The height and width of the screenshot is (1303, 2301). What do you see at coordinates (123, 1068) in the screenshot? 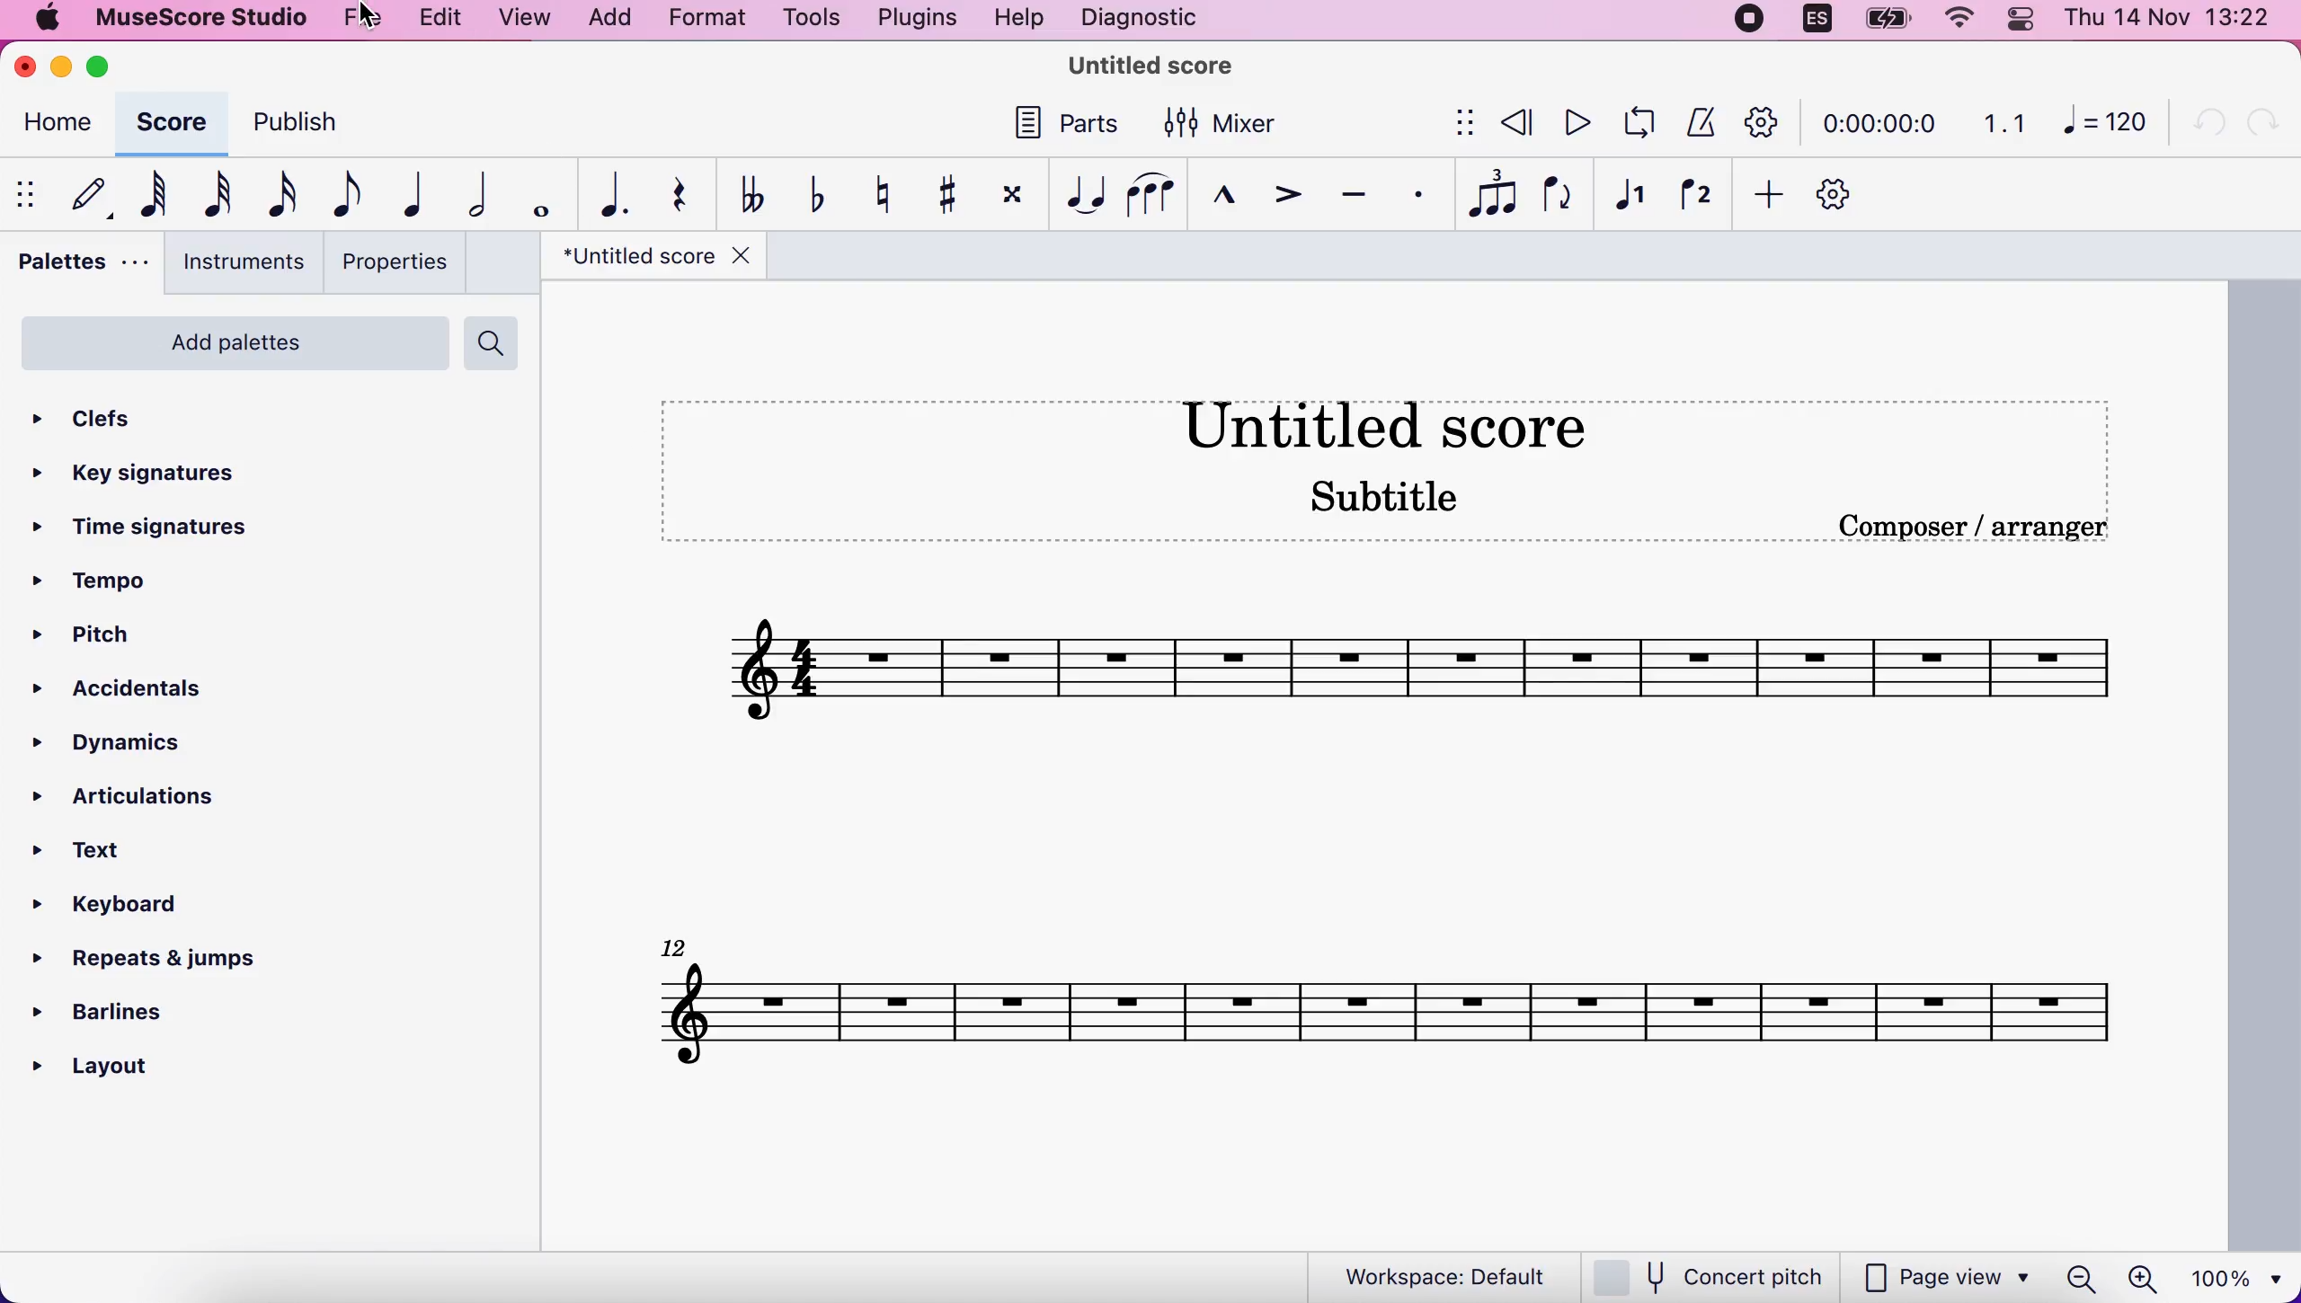
I see `layout` at bounding box center [123, 1068].